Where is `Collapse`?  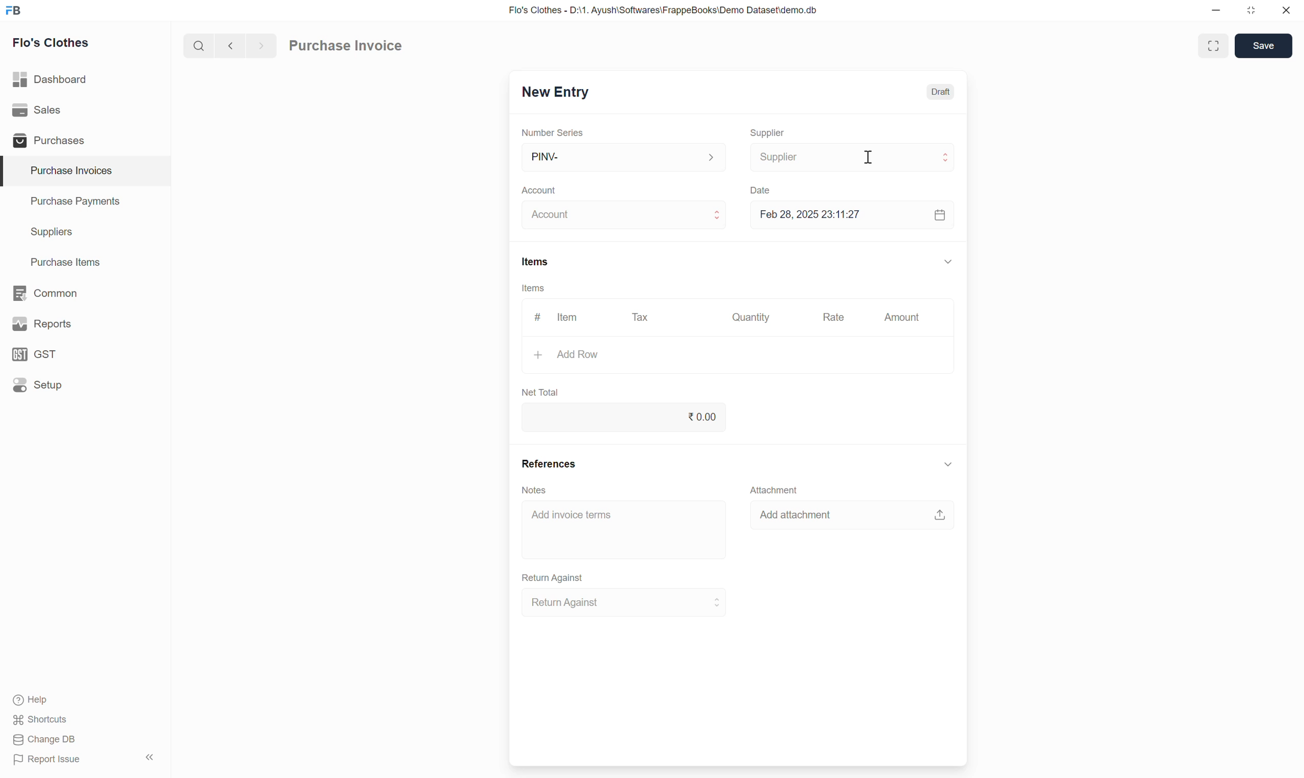 Collapse is located at coordinates (948, 464).